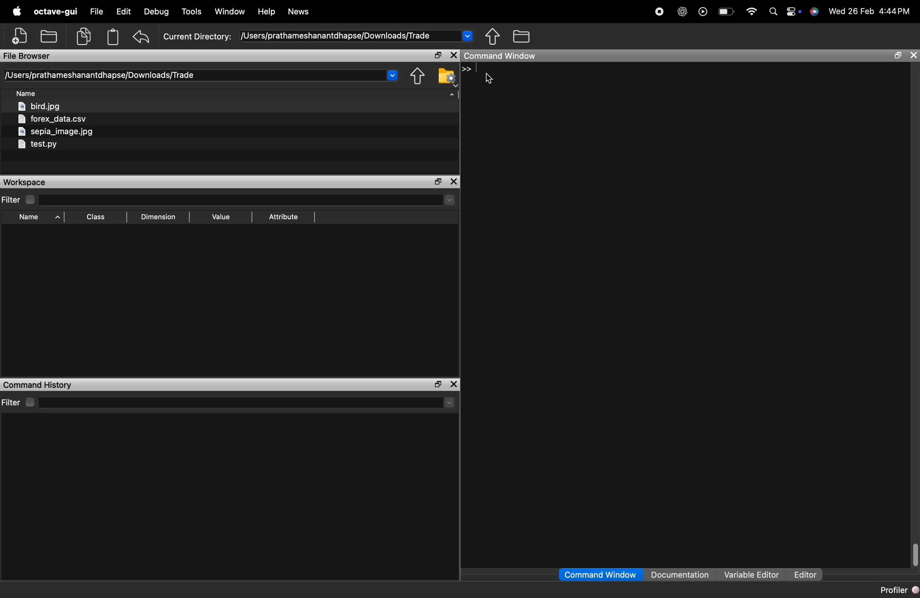  I want to click on wifi, so click(752, 12).